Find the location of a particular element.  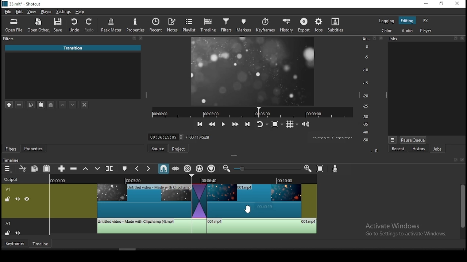

peak meter is located at coordinates (111, 25).